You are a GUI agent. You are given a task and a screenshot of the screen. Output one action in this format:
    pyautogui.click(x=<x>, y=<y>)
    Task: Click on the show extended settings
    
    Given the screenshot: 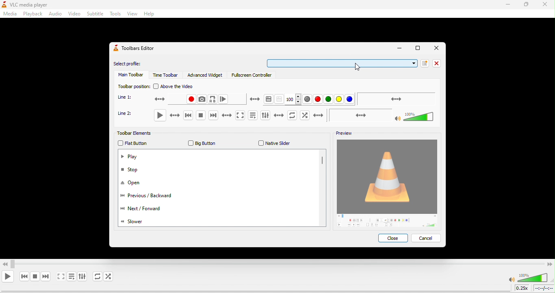 What is the action you would take?
    pyautogui.click(x=82, y=278)
    